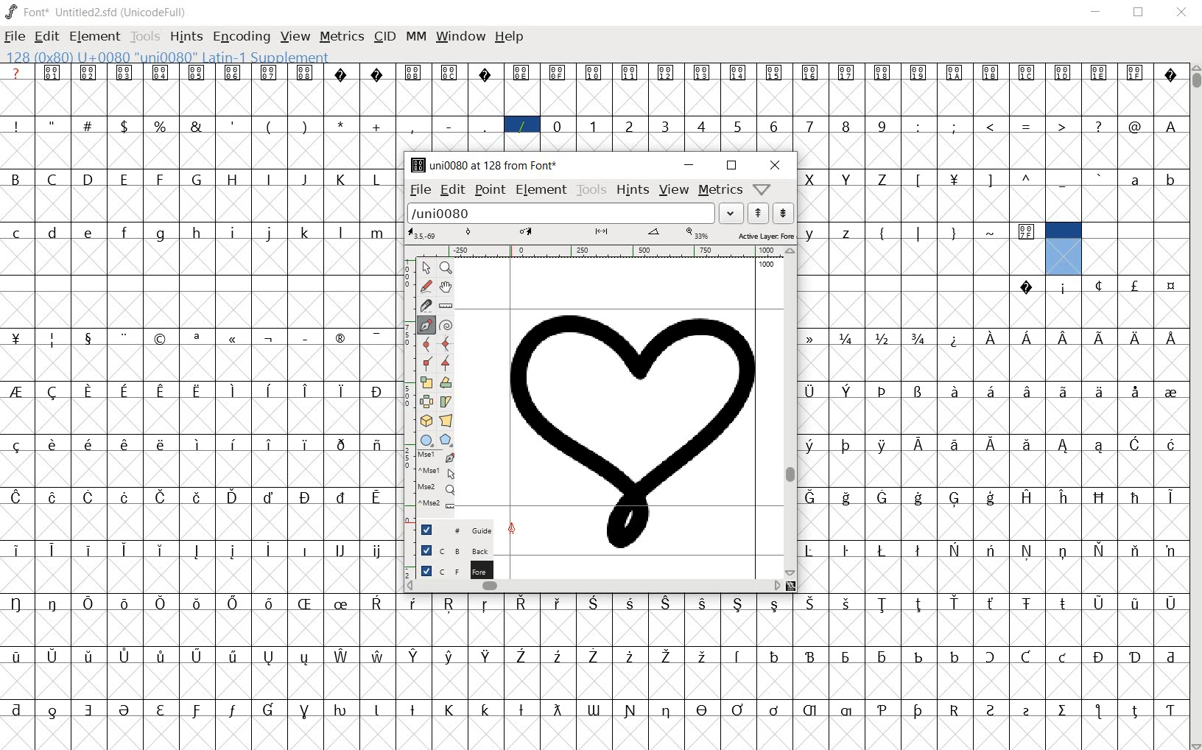 The image size is (1202, 750). Describe the element at coordinates (450, 189) in the screenshot. I see `edit` at that location.